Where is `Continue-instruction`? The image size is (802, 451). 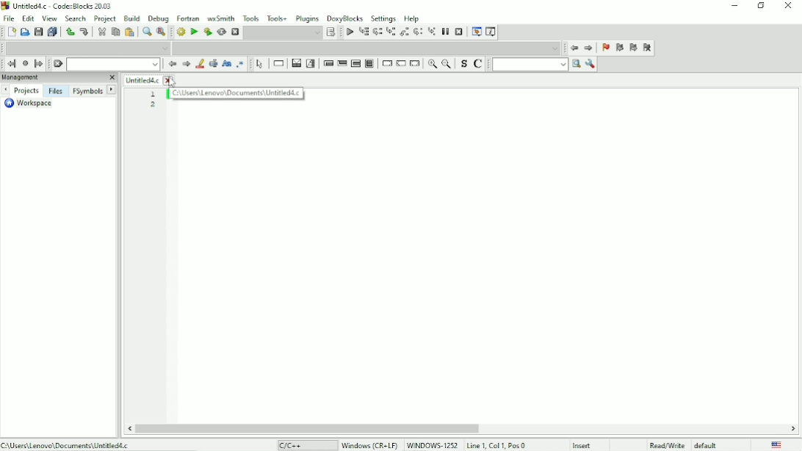 Continue-instruction is located at coordinates (401, 65).